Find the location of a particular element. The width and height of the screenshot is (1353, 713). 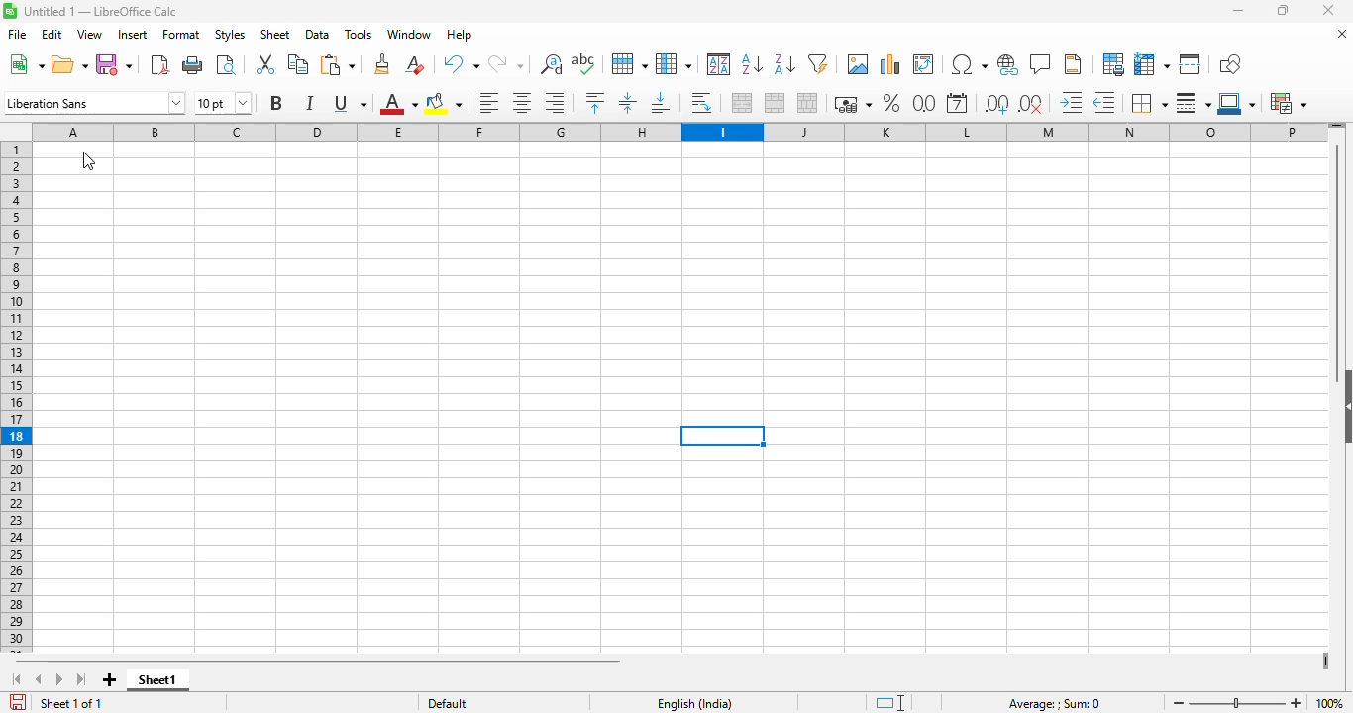

window is located at coordinates (410, 34).